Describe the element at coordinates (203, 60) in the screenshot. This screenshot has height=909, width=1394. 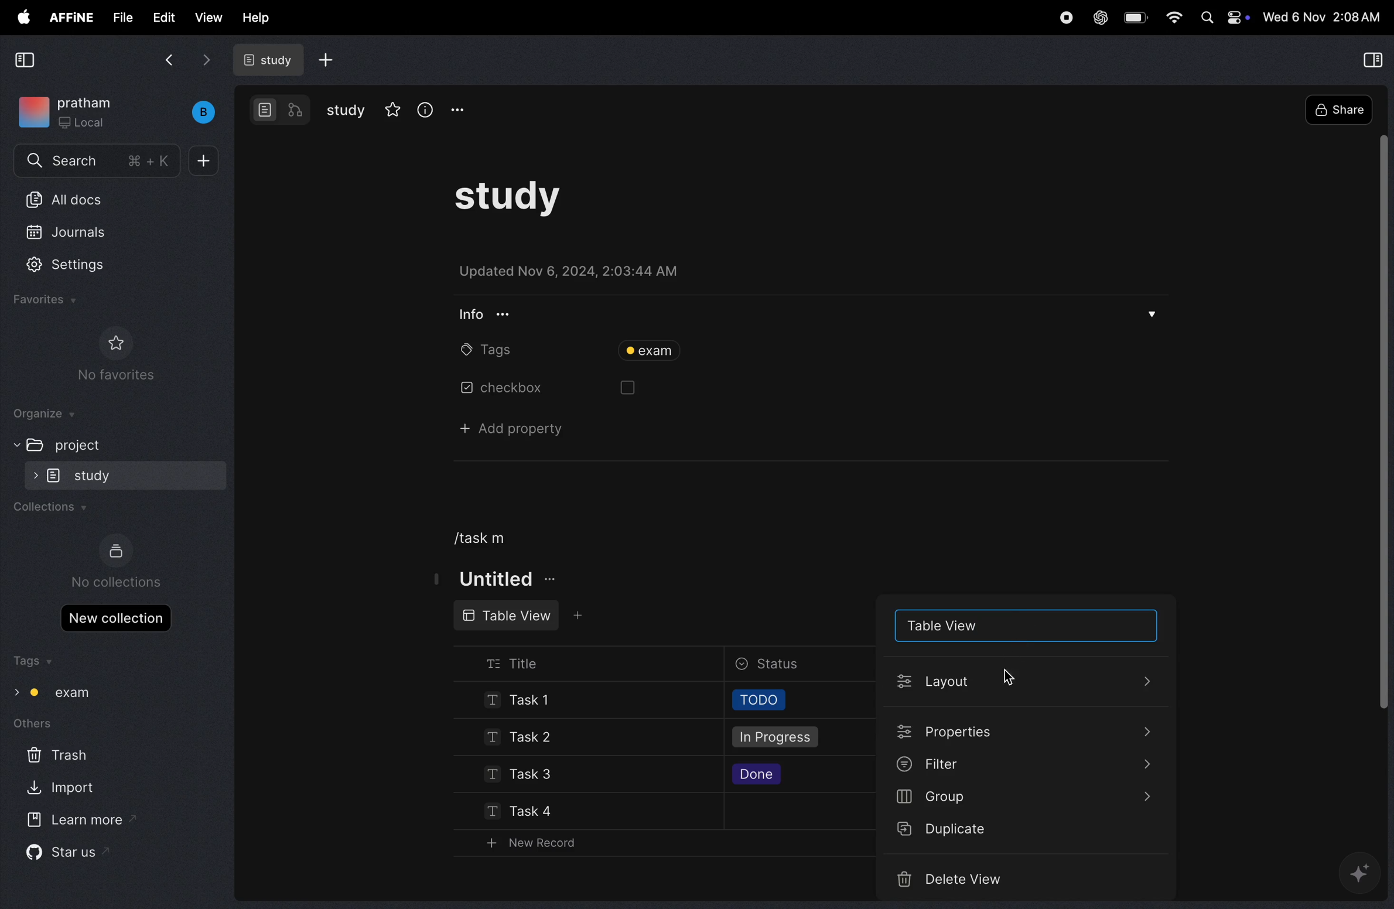
I see `forward` at that location.